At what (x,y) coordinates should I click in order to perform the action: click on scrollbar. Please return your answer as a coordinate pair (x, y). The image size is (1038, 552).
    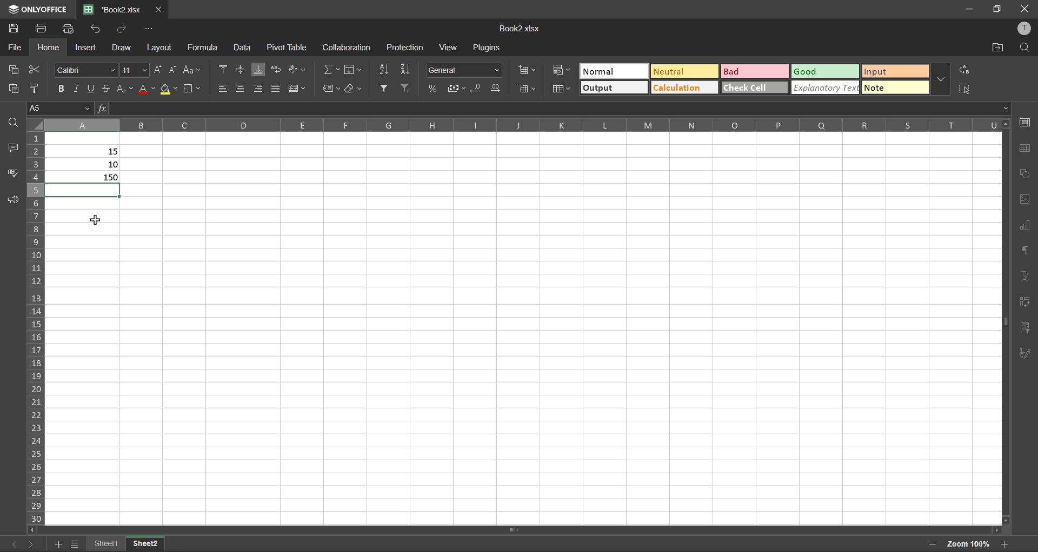
    Looking at the image, I should click on (1005, 320).